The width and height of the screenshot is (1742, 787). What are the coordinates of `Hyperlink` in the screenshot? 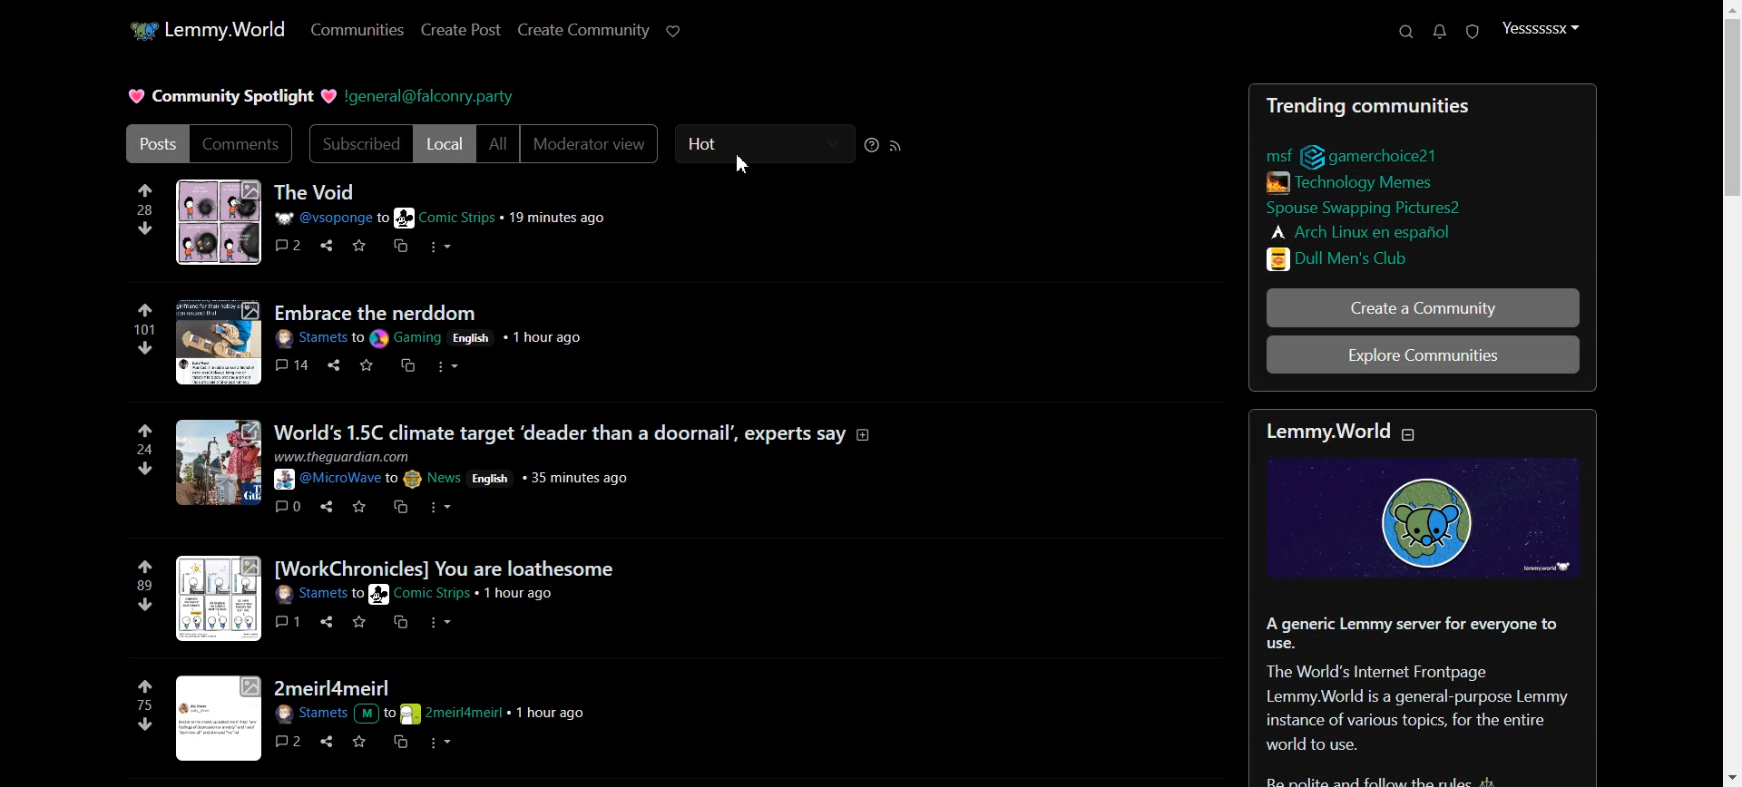 It's located at (432, 98).